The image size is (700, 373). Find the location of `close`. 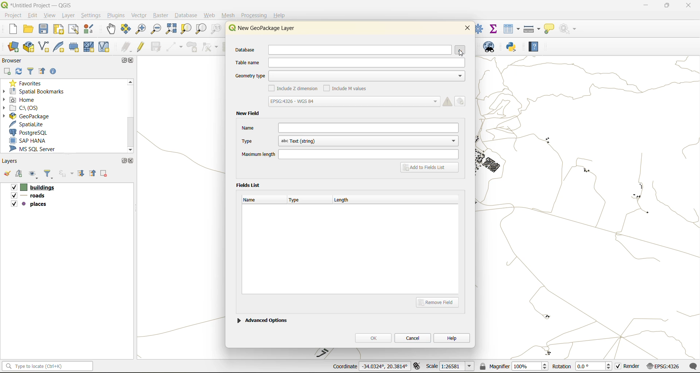

close is located at coordinates (132, 61).